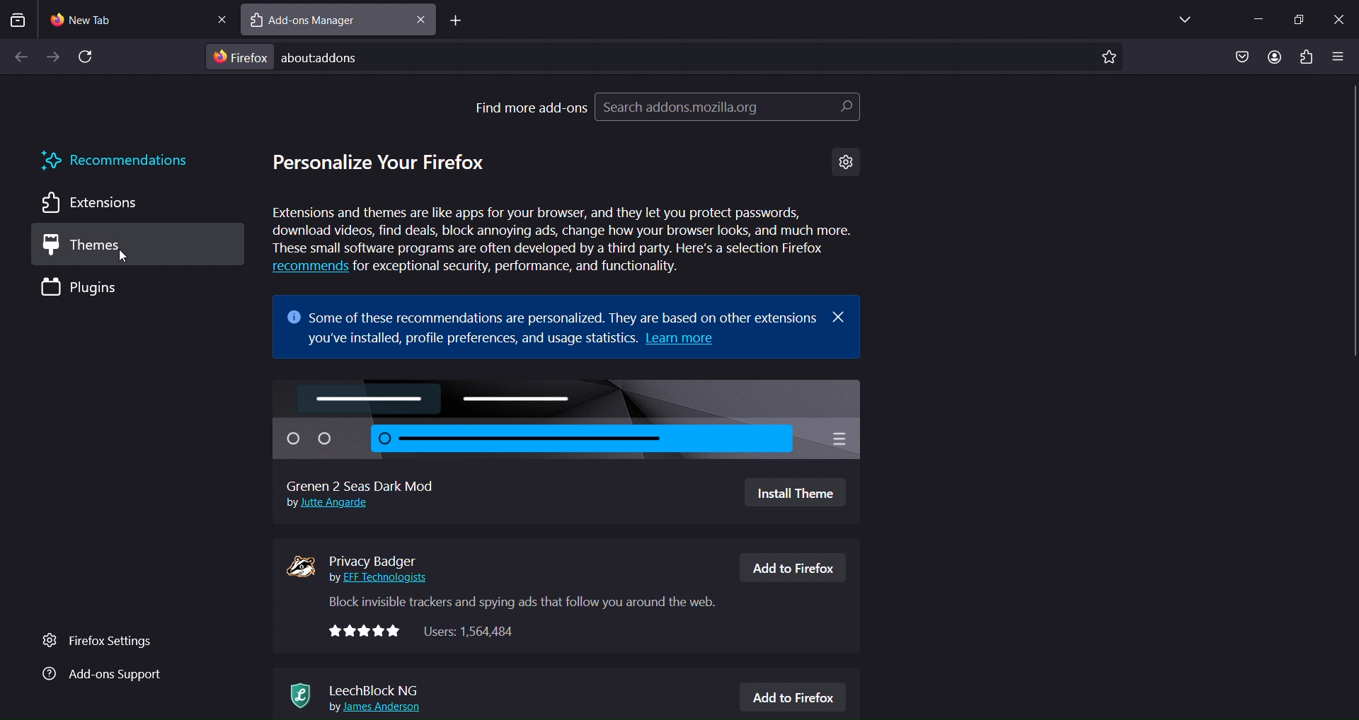  What do you see at coordinates (368, 487) in the screenshot?
I see `Grenen 2 Seas Dark Mod` at bounding box center [368, 487].